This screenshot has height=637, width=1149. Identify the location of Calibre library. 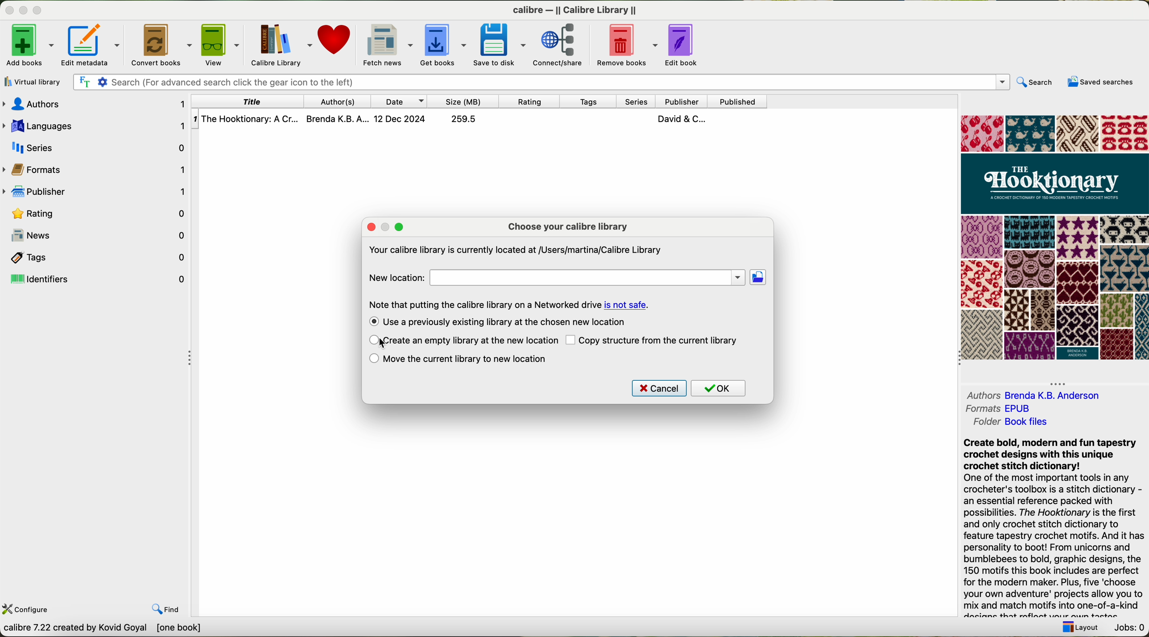
(279, 45).